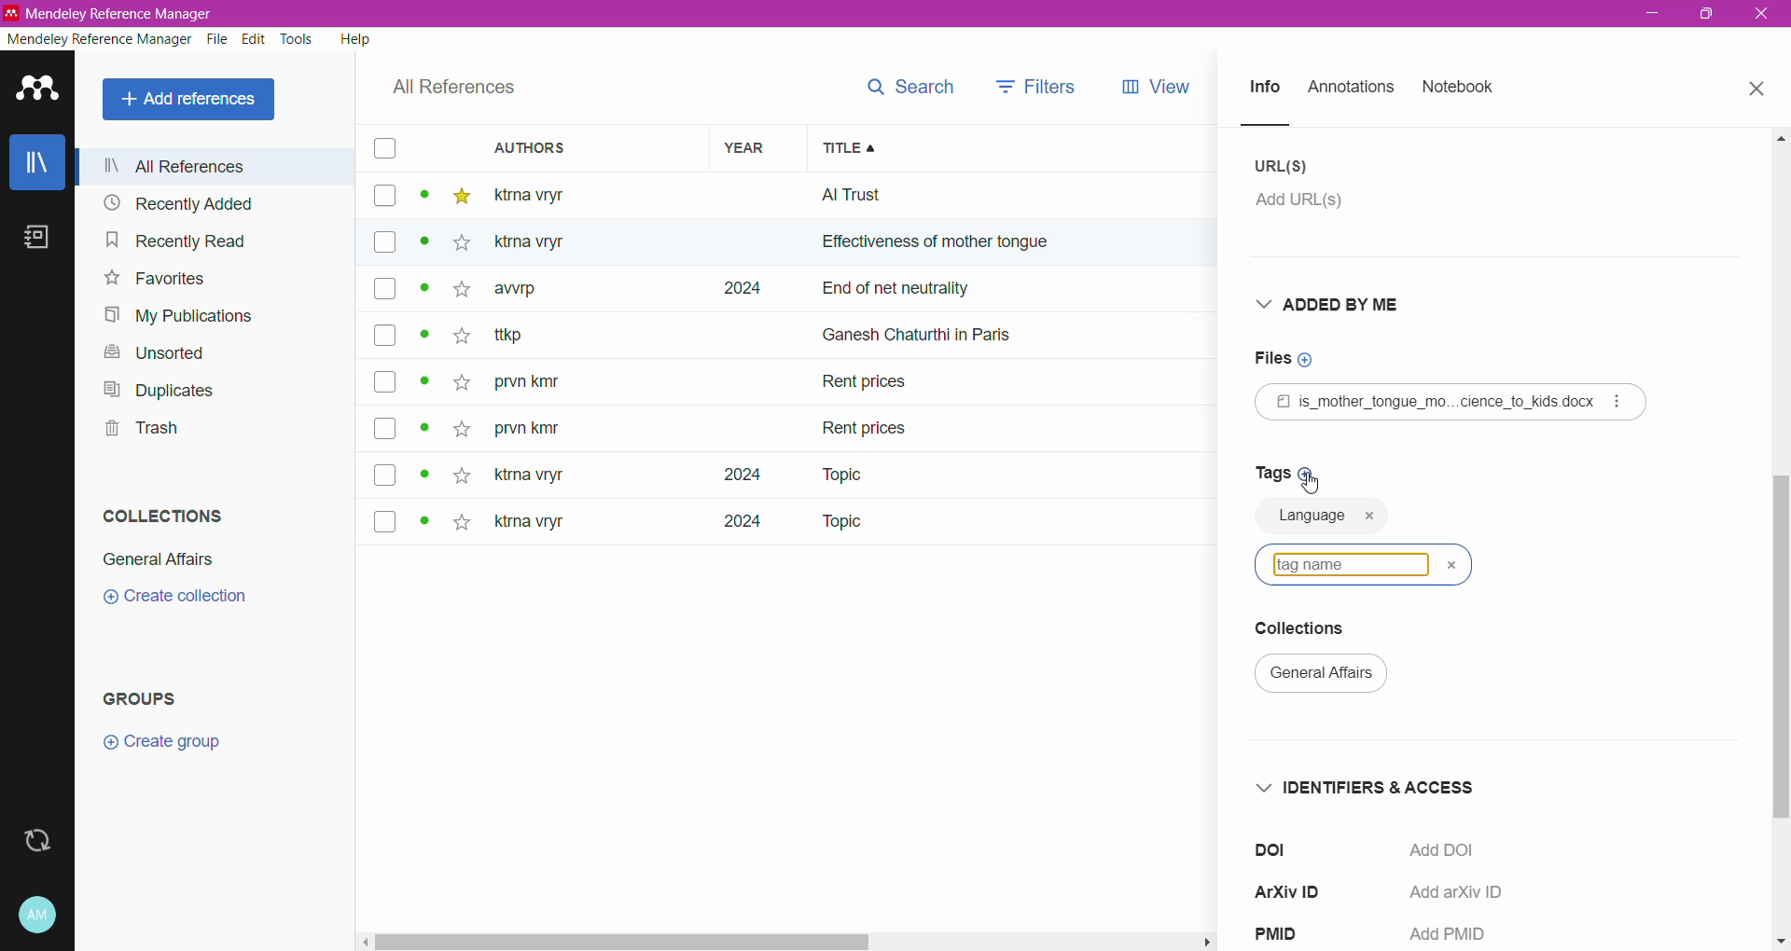 The image size is (1791, 951). What do you see at coordinates (156, 279) in the screenshot?
I see `Favorites` at bounding box center [156, 279].